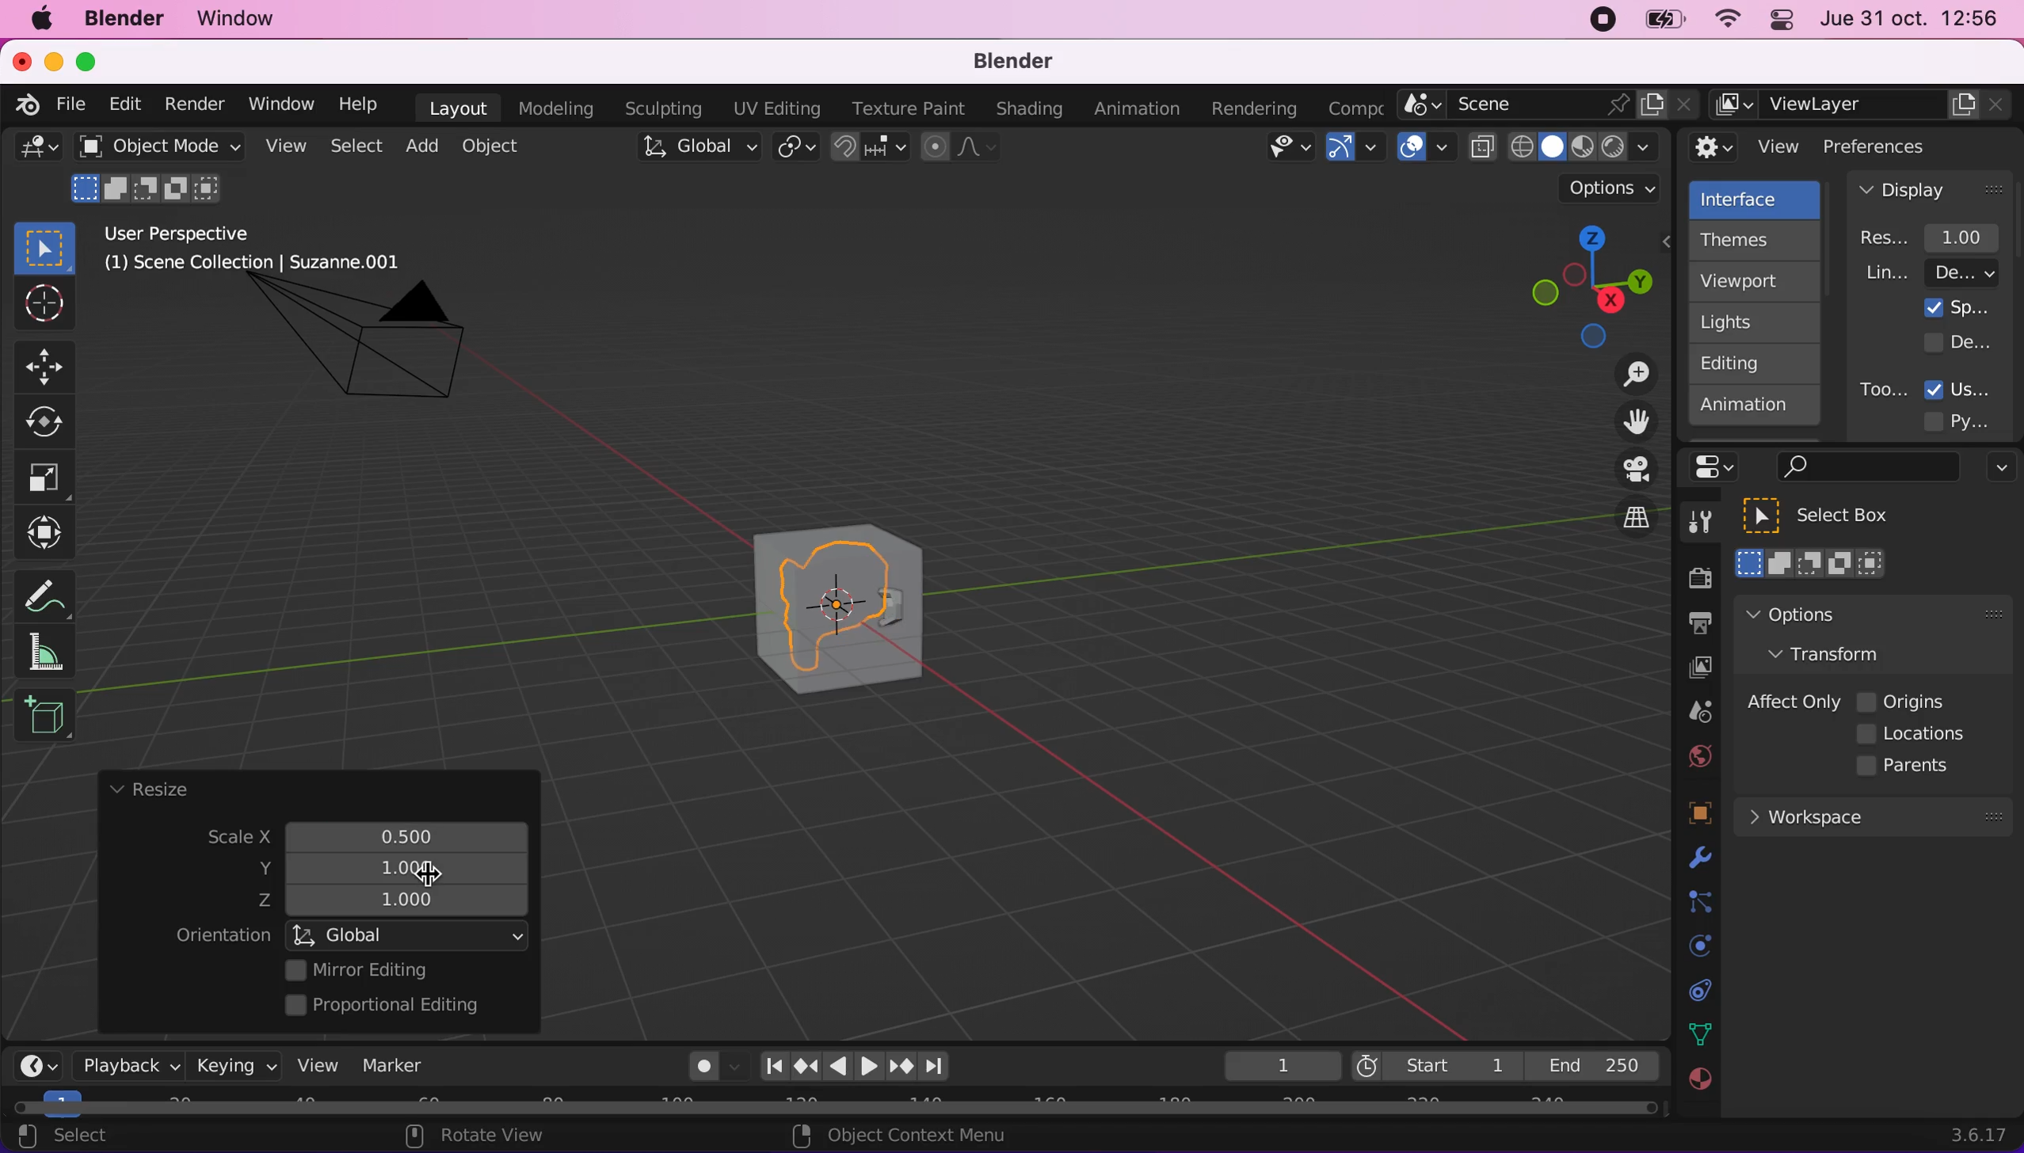 The width and height of the screenshot is (2024, 1153). I want to click on click, shortcut, drag, so click(1586, 286).